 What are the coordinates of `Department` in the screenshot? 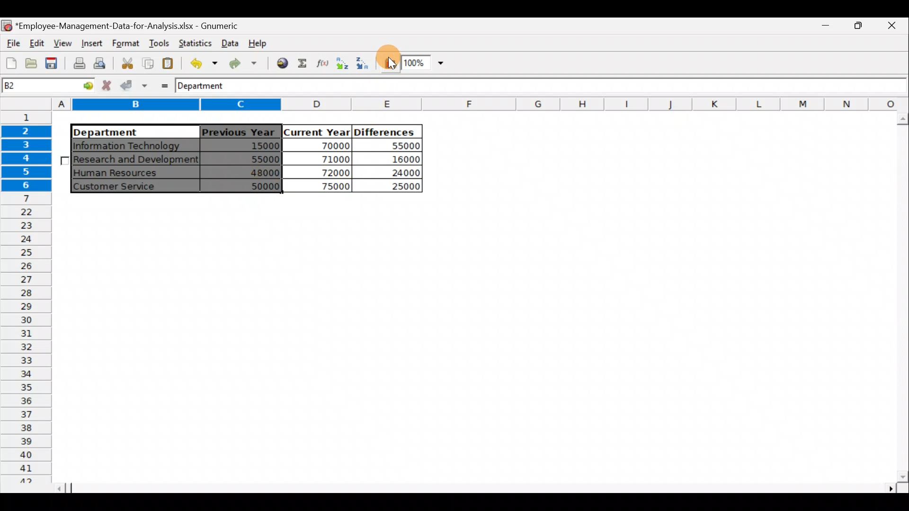 It's located at (129, 132).